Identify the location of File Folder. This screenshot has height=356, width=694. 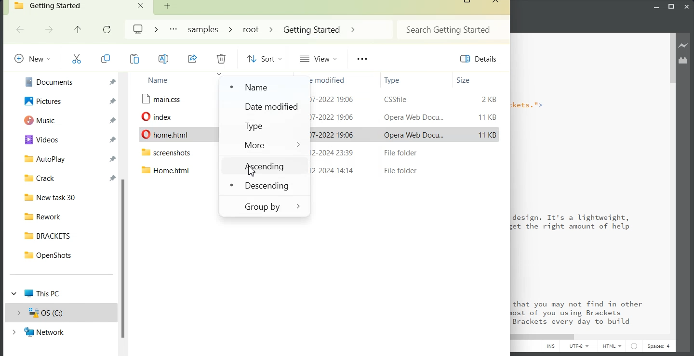
(398, 170).